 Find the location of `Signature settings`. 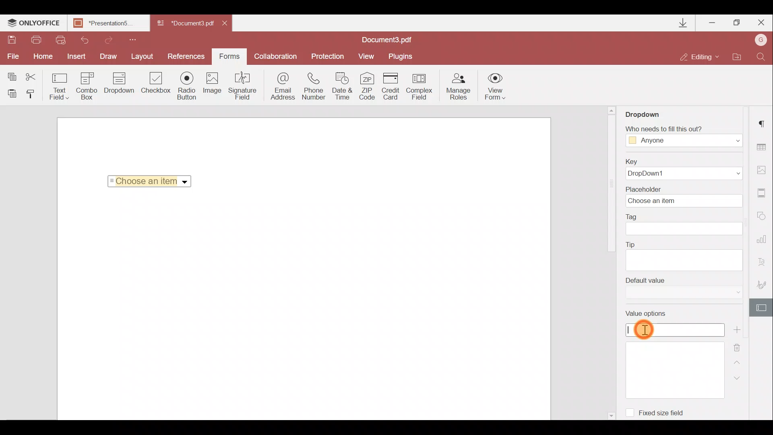

Signature settings is located at coordinates (763, 287).